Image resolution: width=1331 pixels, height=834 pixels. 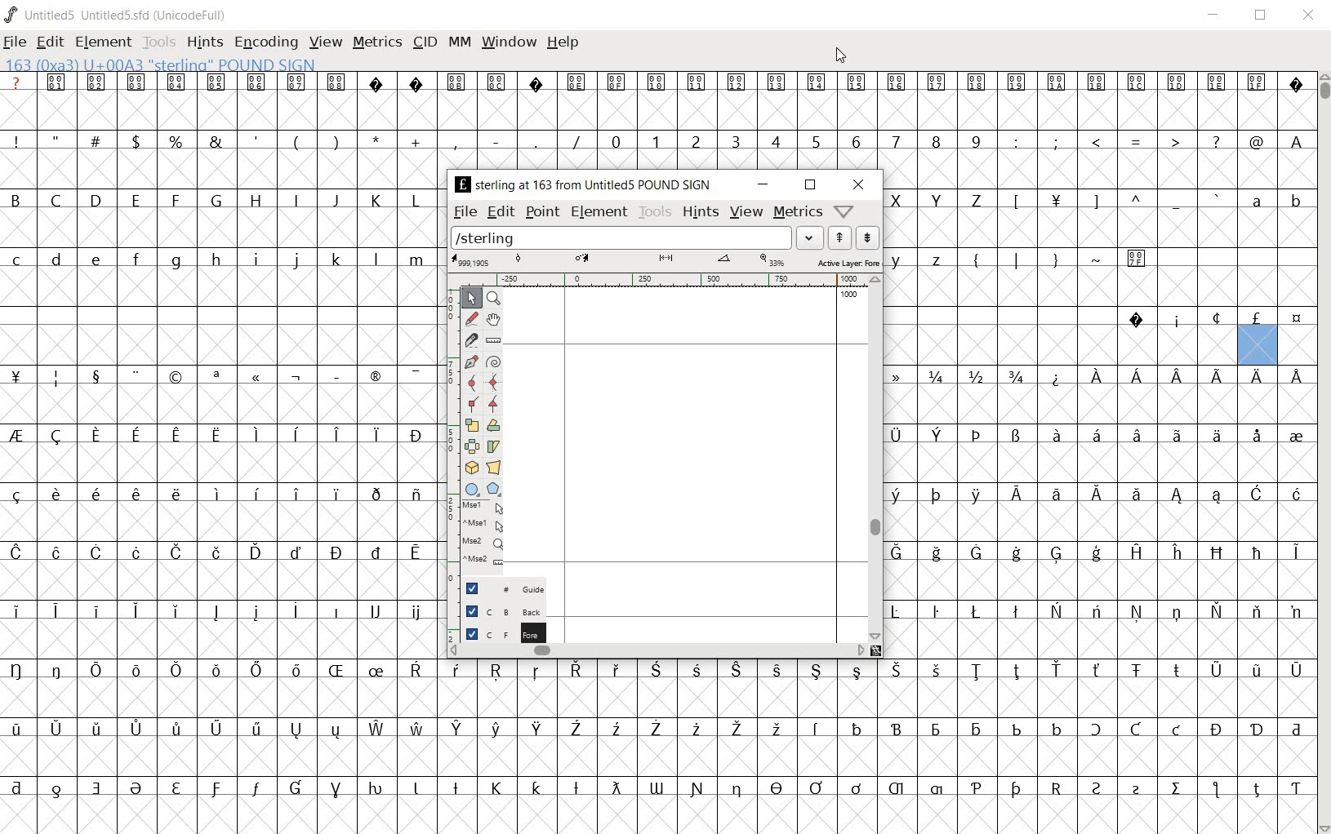 I want to click on Symbol, so click(x=295, y=433).